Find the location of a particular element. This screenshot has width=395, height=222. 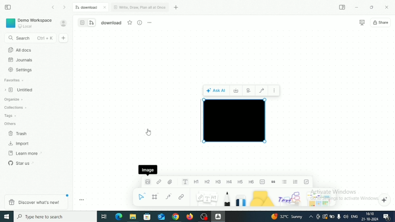

Draw Connector is located at coordinates (262, 90).